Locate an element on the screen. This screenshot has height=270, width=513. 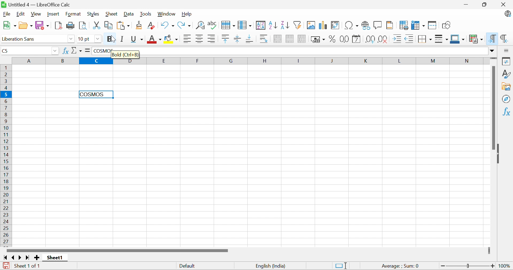
Navigator is located at coordinates (507, 99).